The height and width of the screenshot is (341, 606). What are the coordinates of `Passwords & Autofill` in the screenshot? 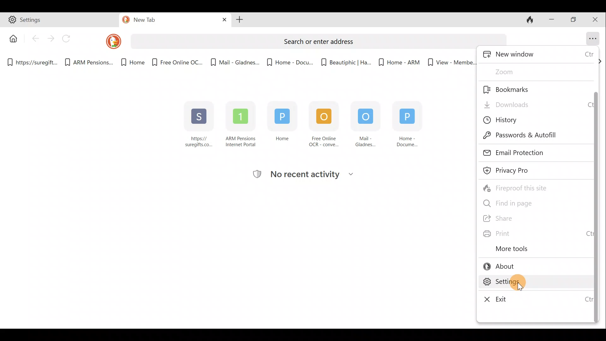 It's located at (527, 136).